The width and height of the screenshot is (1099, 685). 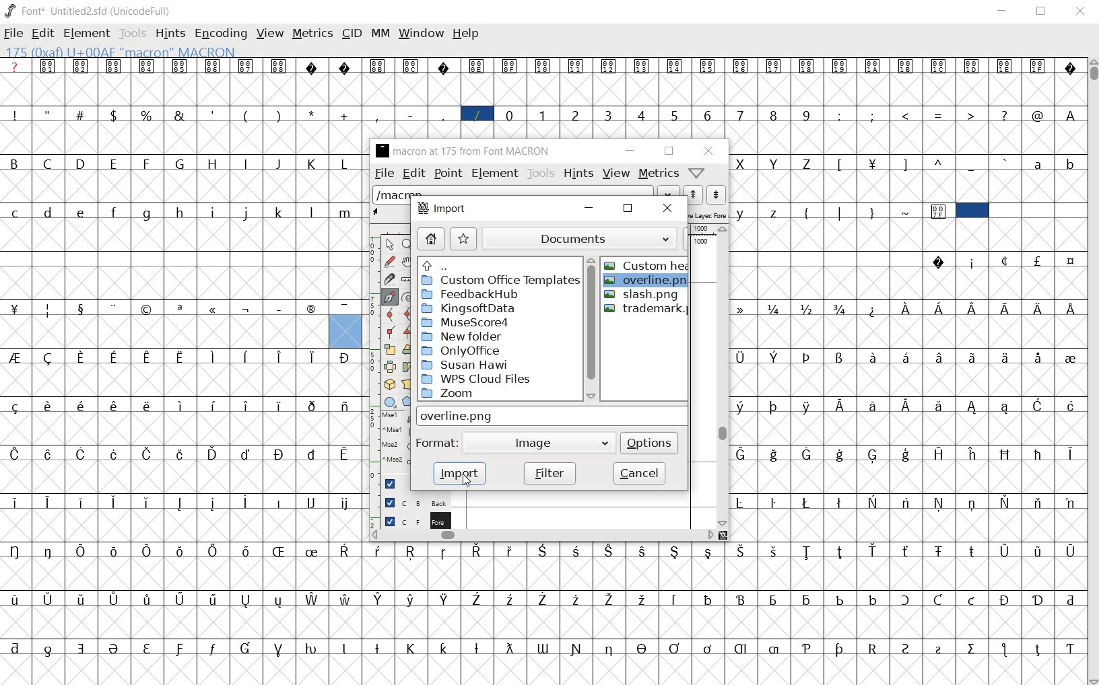 What do you see at coordinates (313, 163) in the screenshot?
I see `K` at bounding box center [313, 163].